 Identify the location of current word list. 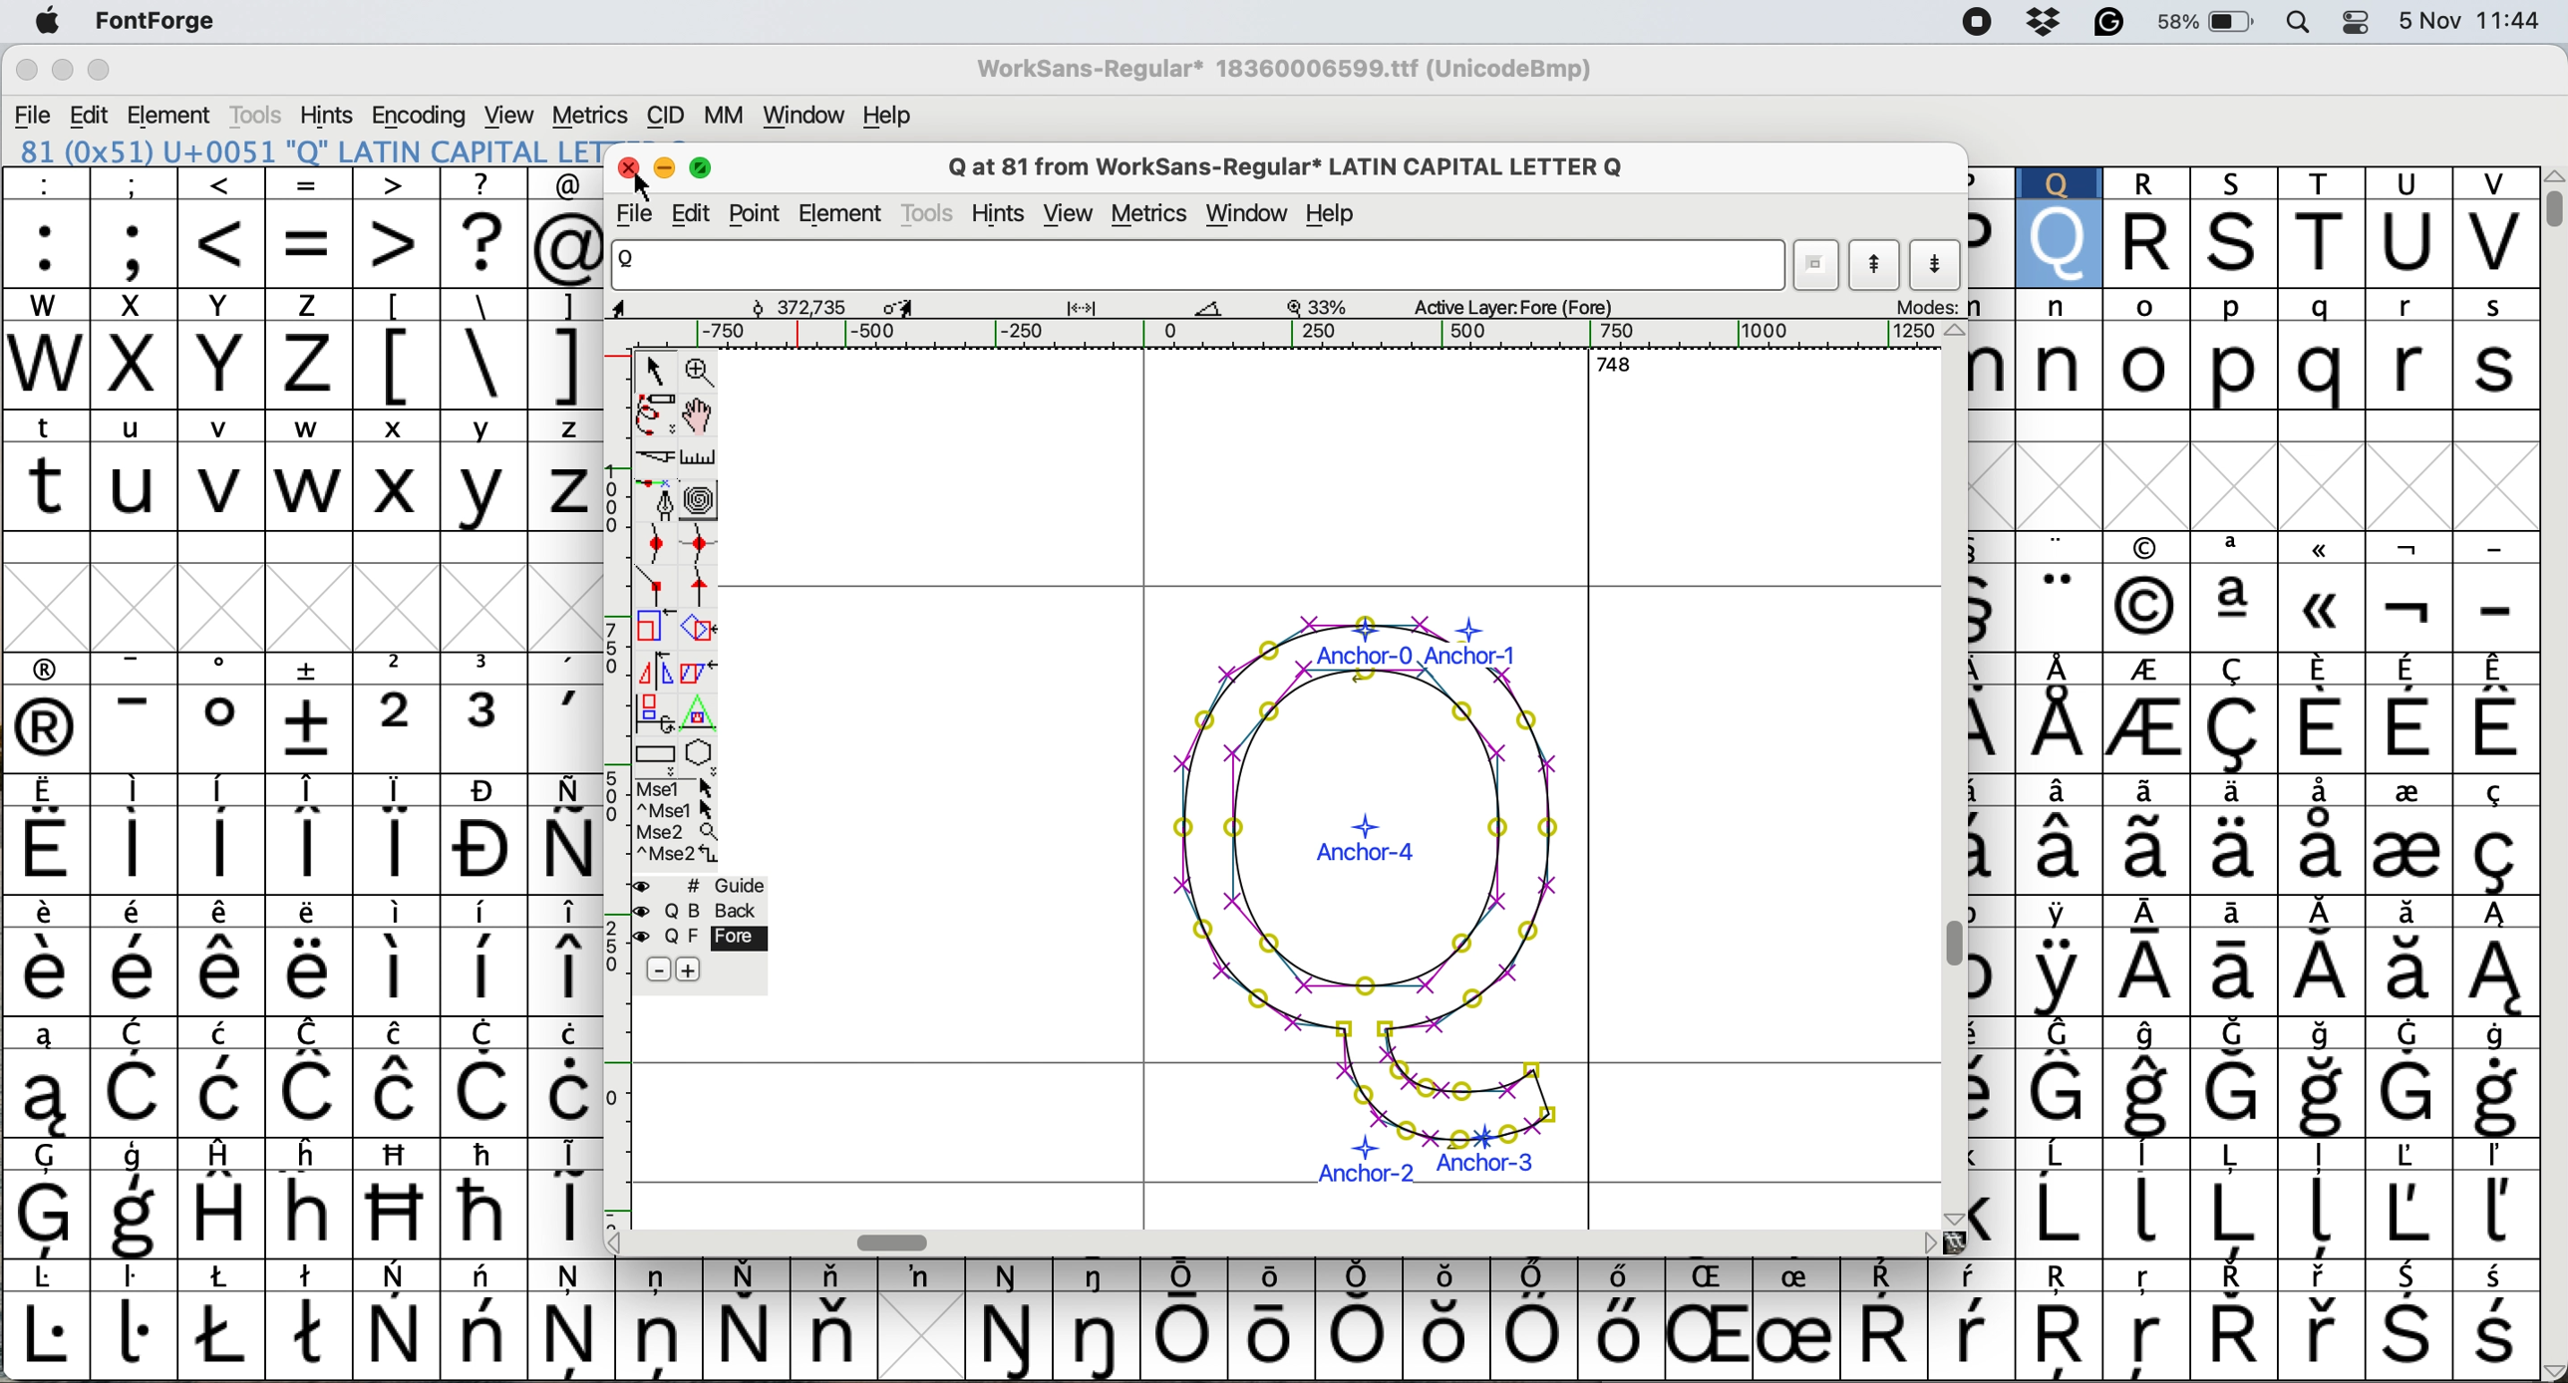
(1817, 266).